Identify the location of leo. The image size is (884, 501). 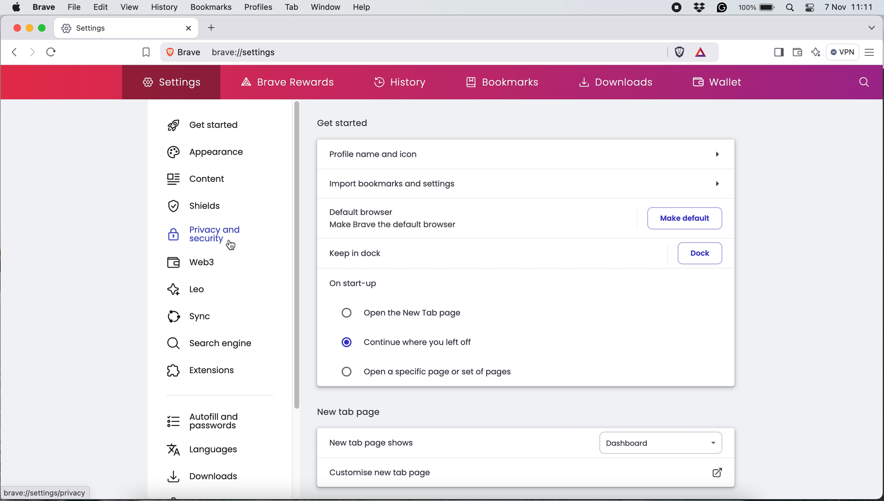
(193, 291).